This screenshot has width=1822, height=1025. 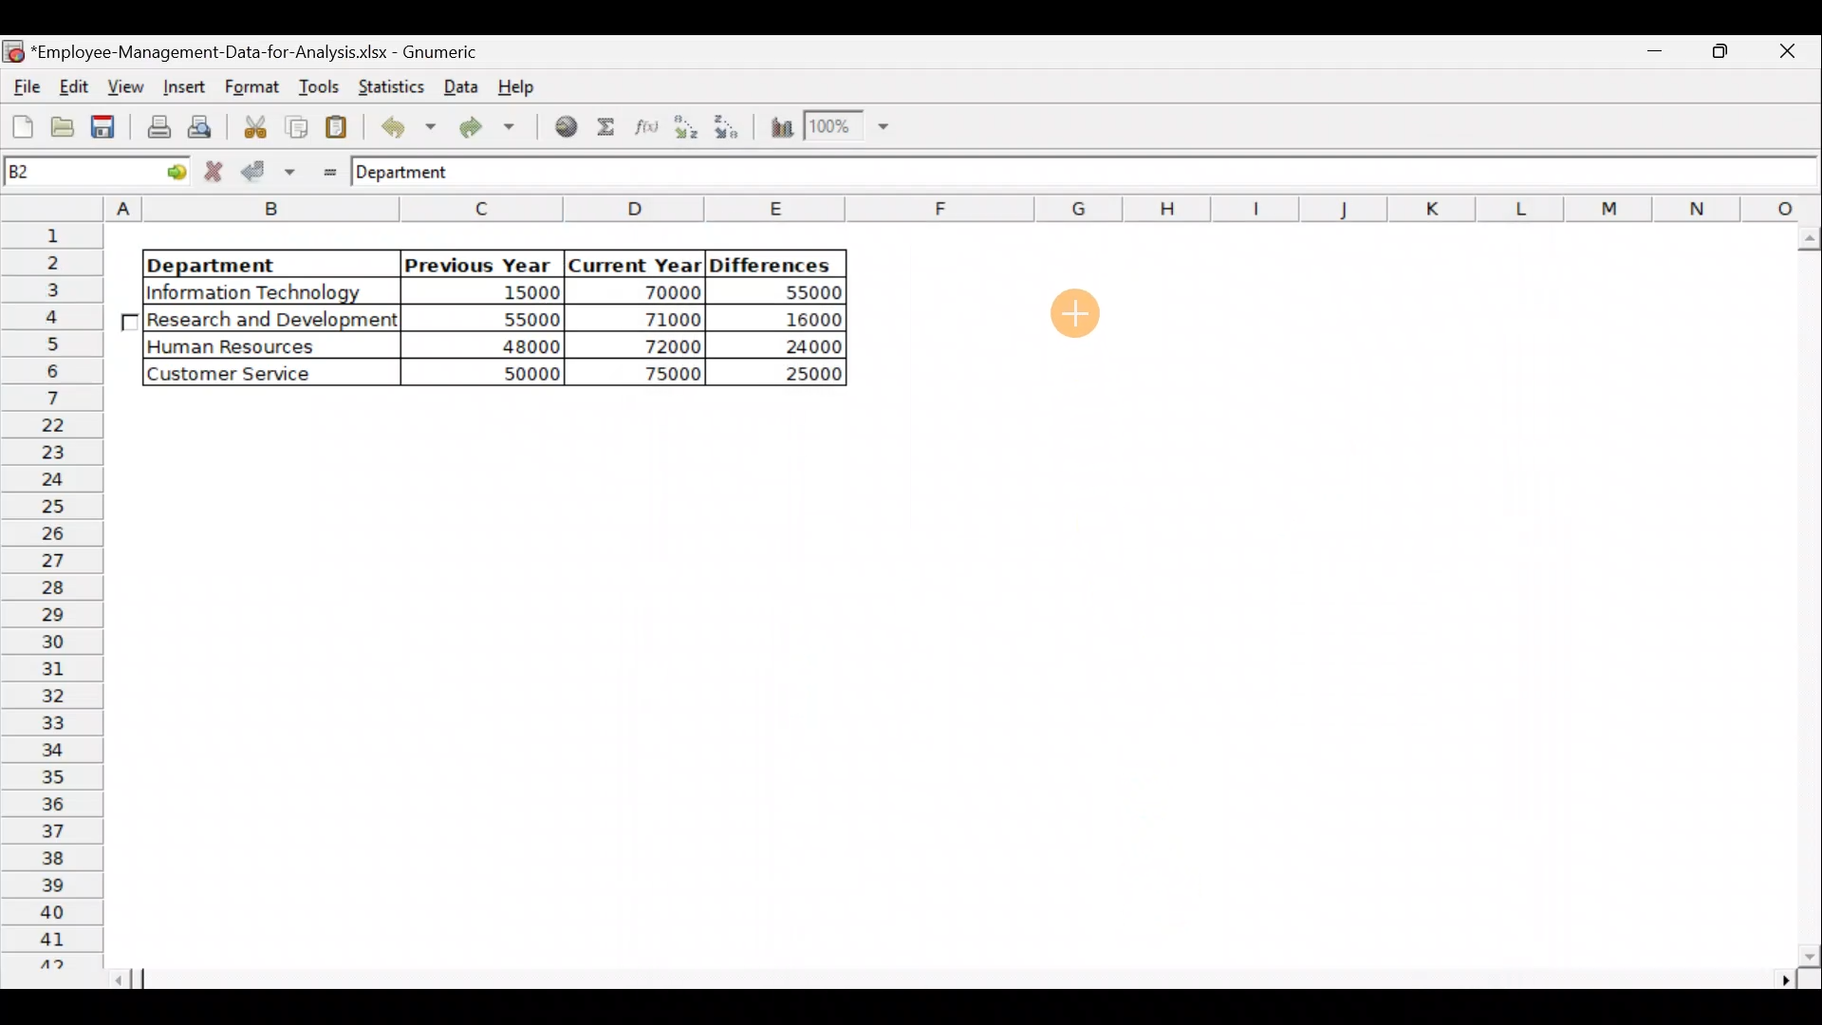 I want to click on Employee-Management-Data-for-Analysis.xlsx - Gnumeric, so click(x=268, y=50).